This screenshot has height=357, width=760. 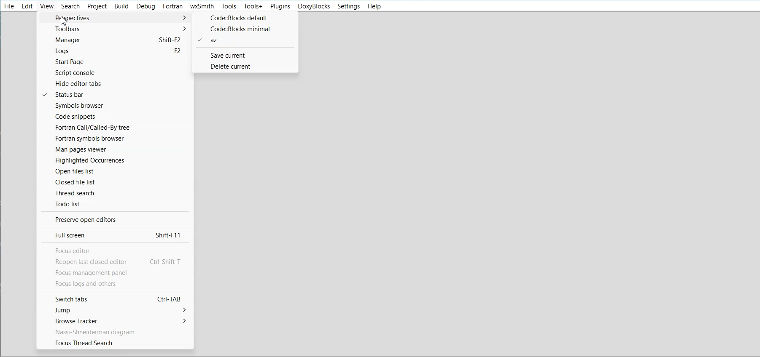 What do you see at coordinates (244, 30) in the screenshot?
I see `Code:: Blocks minimal` at bounding box center [244, 30].